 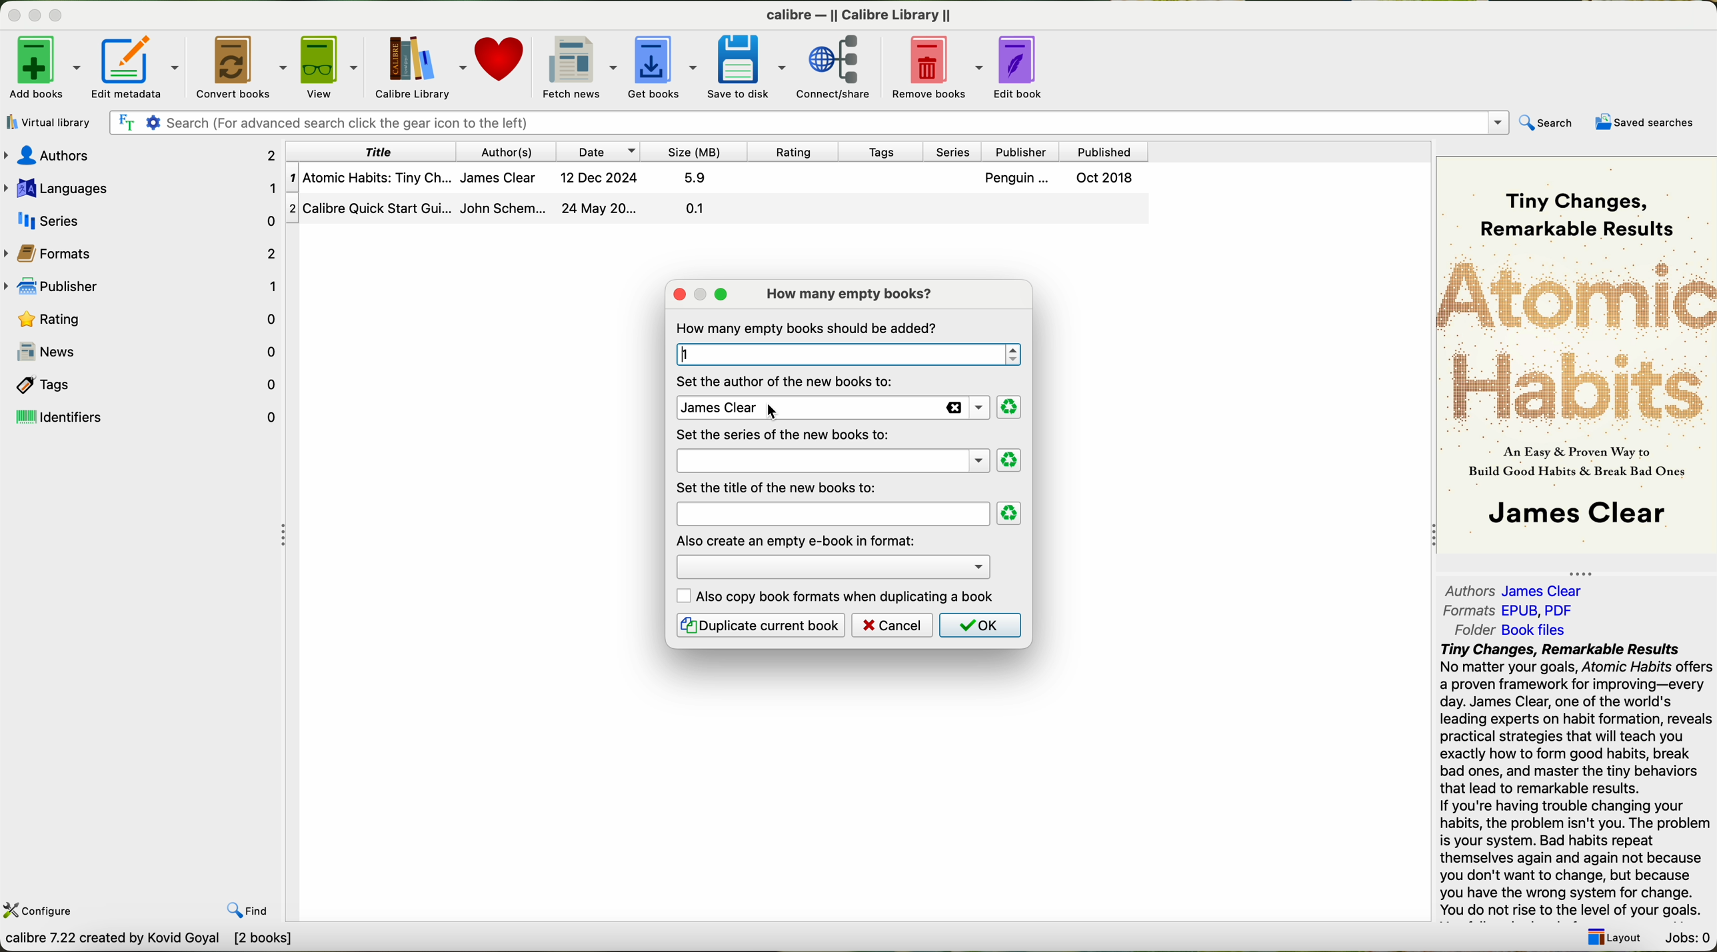 What do you see at coordinates (747, 67) in the screenshot?
I see `save to disk` at bounding box center [747, 67].